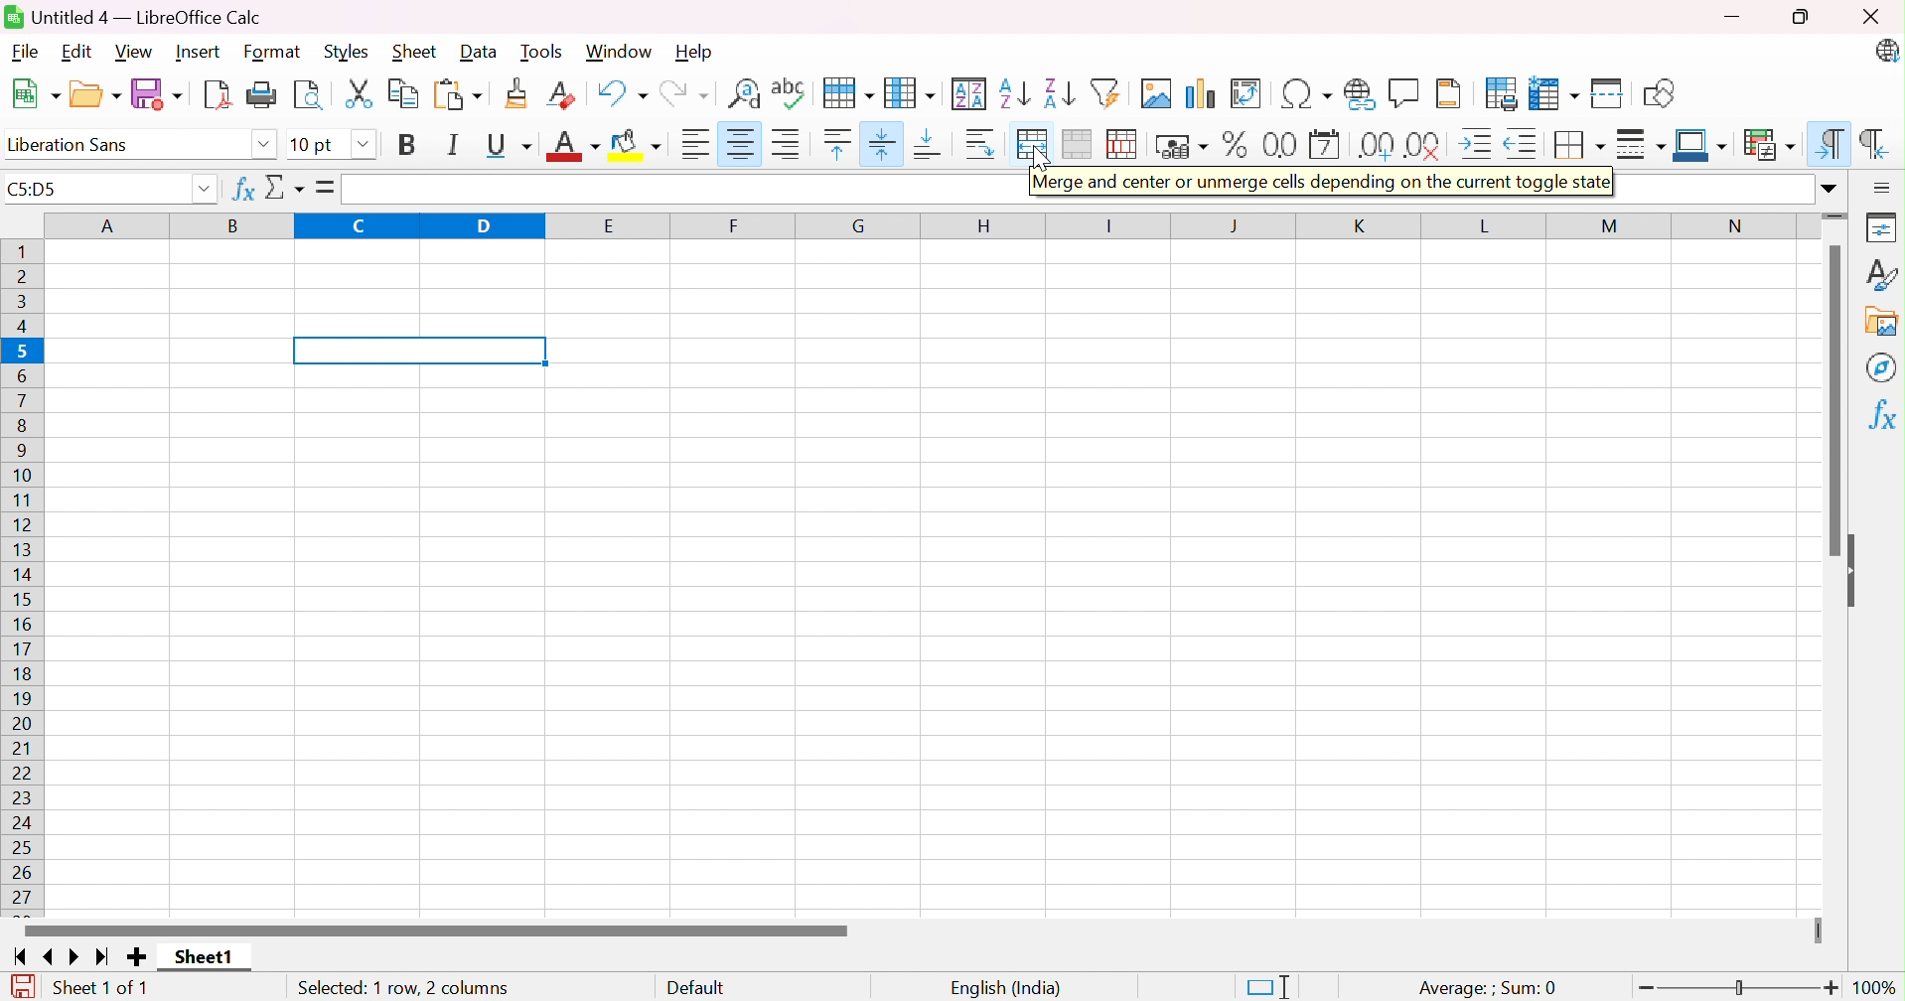  What do you see at coordinates (1829, 190) in the screenshot?
I see `Drop Down` at bounding box center [1829, 190].